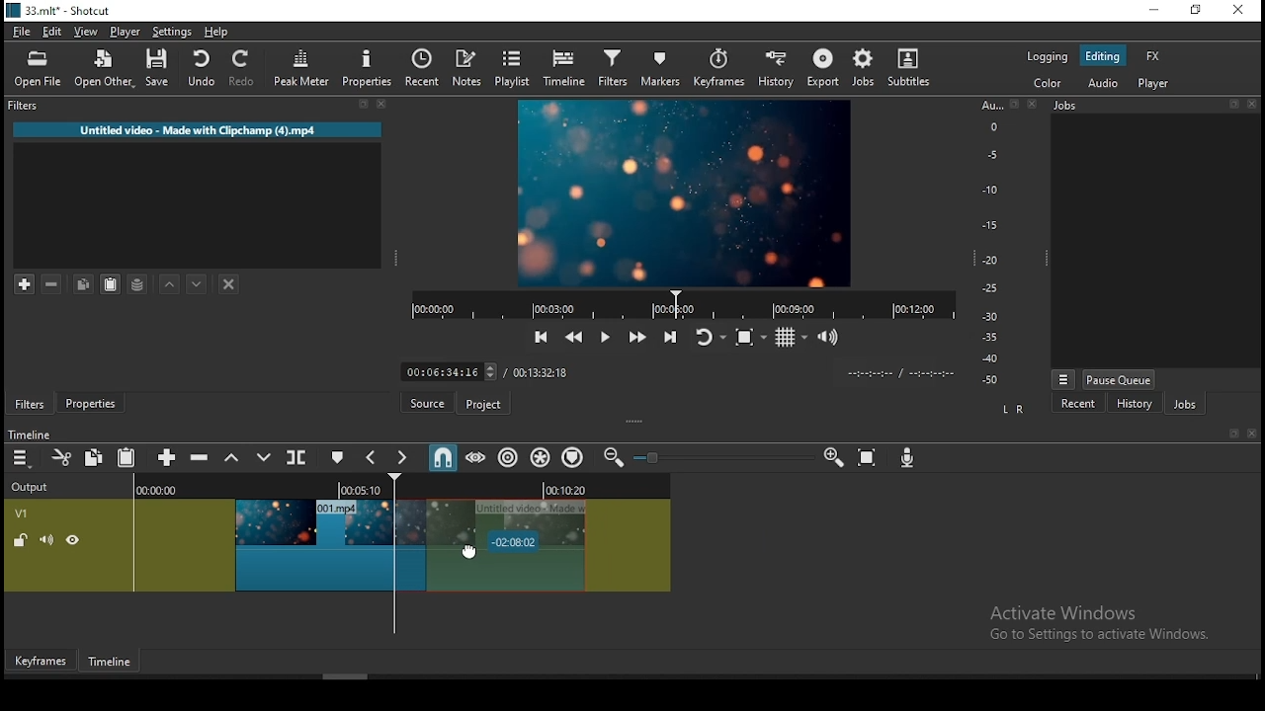 The height and width of the screenshot is (711, 1265). Describe the element at coordinates (1078, 403) in the screenshot. I see `recent` at that location.